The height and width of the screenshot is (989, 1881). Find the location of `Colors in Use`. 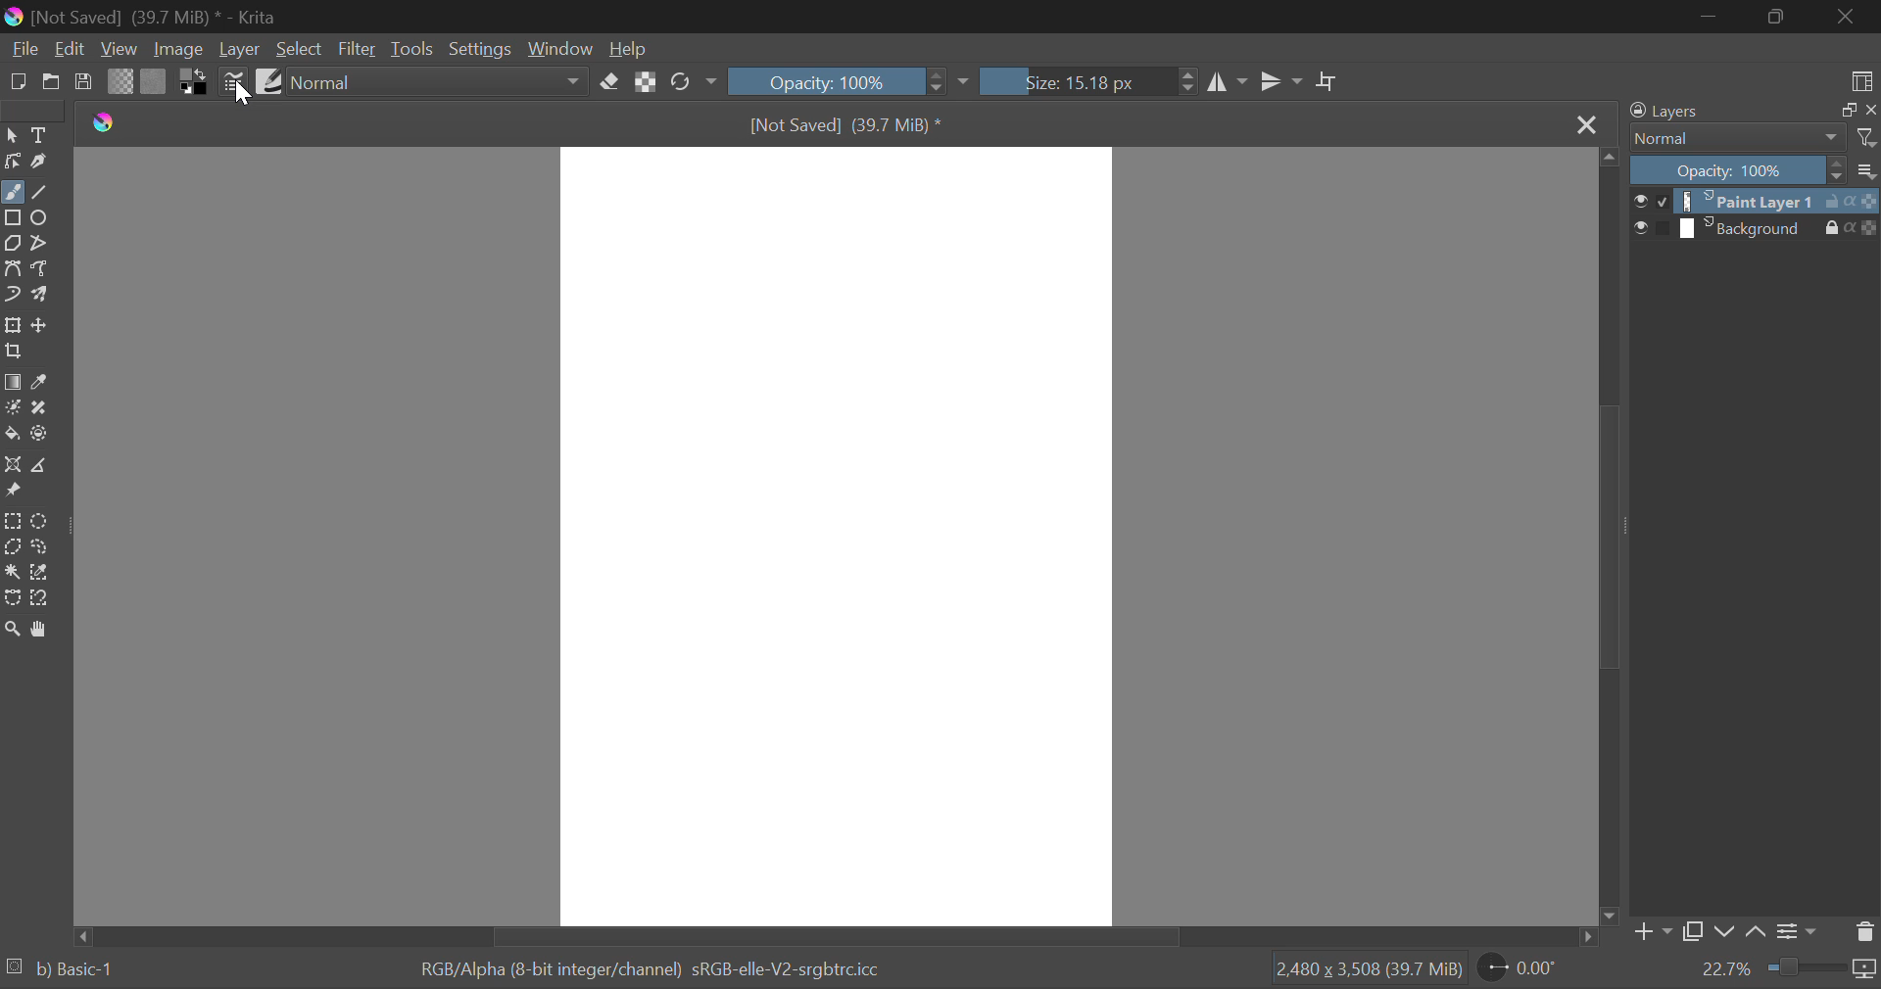

Colors in Use is located at coordinates (195, 80).